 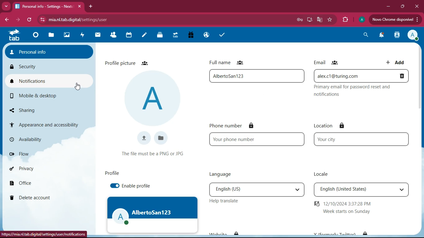 I want to click on full name, so click(x=257, y=77).